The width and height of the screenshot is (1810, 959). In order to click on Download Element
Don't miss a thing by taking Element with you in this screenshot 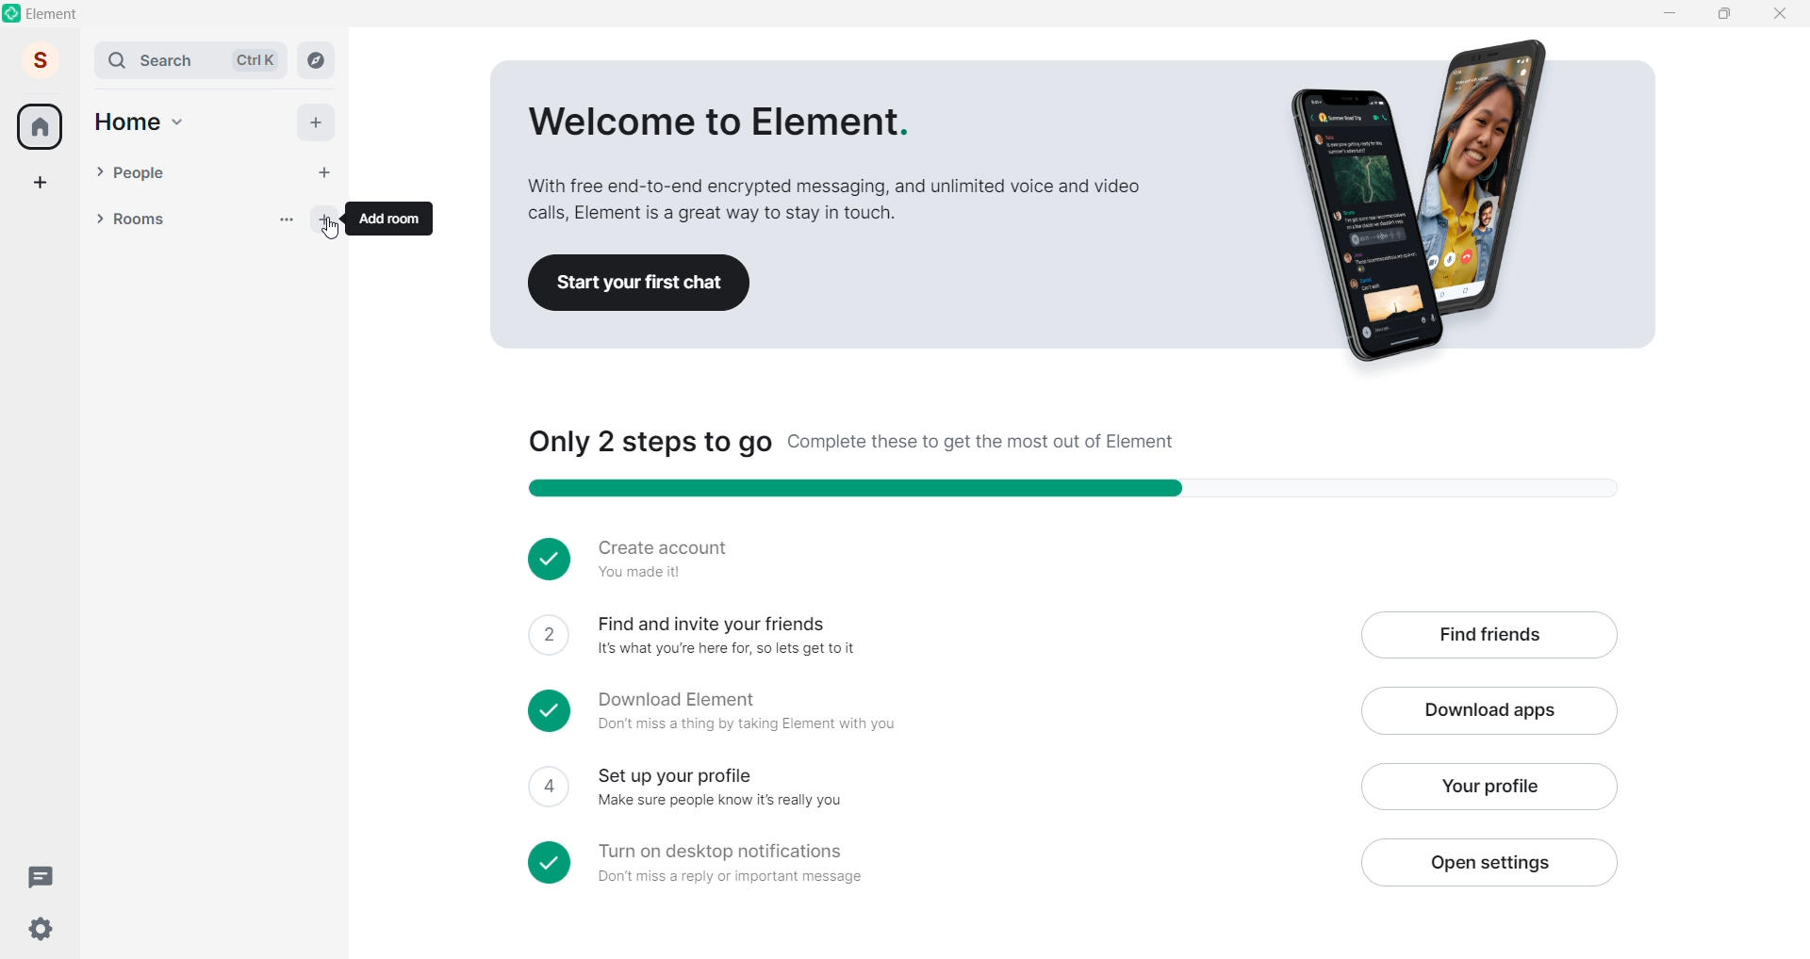, I will do `click(933, 712)`.